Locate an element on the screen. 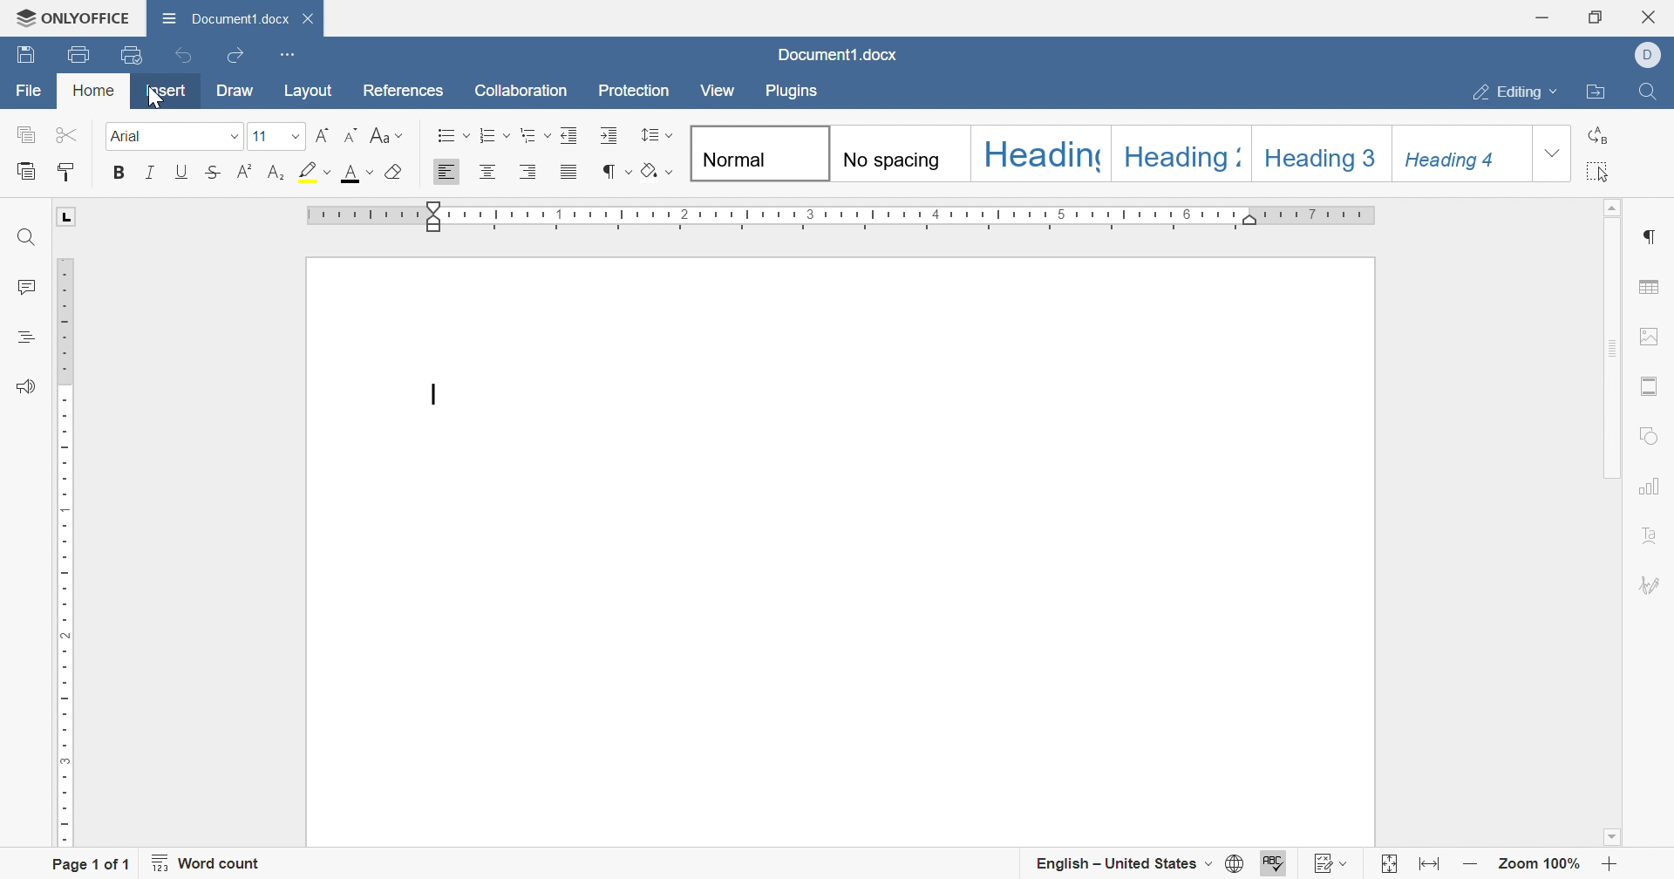  Align Center is located at coordinates (488, 174).